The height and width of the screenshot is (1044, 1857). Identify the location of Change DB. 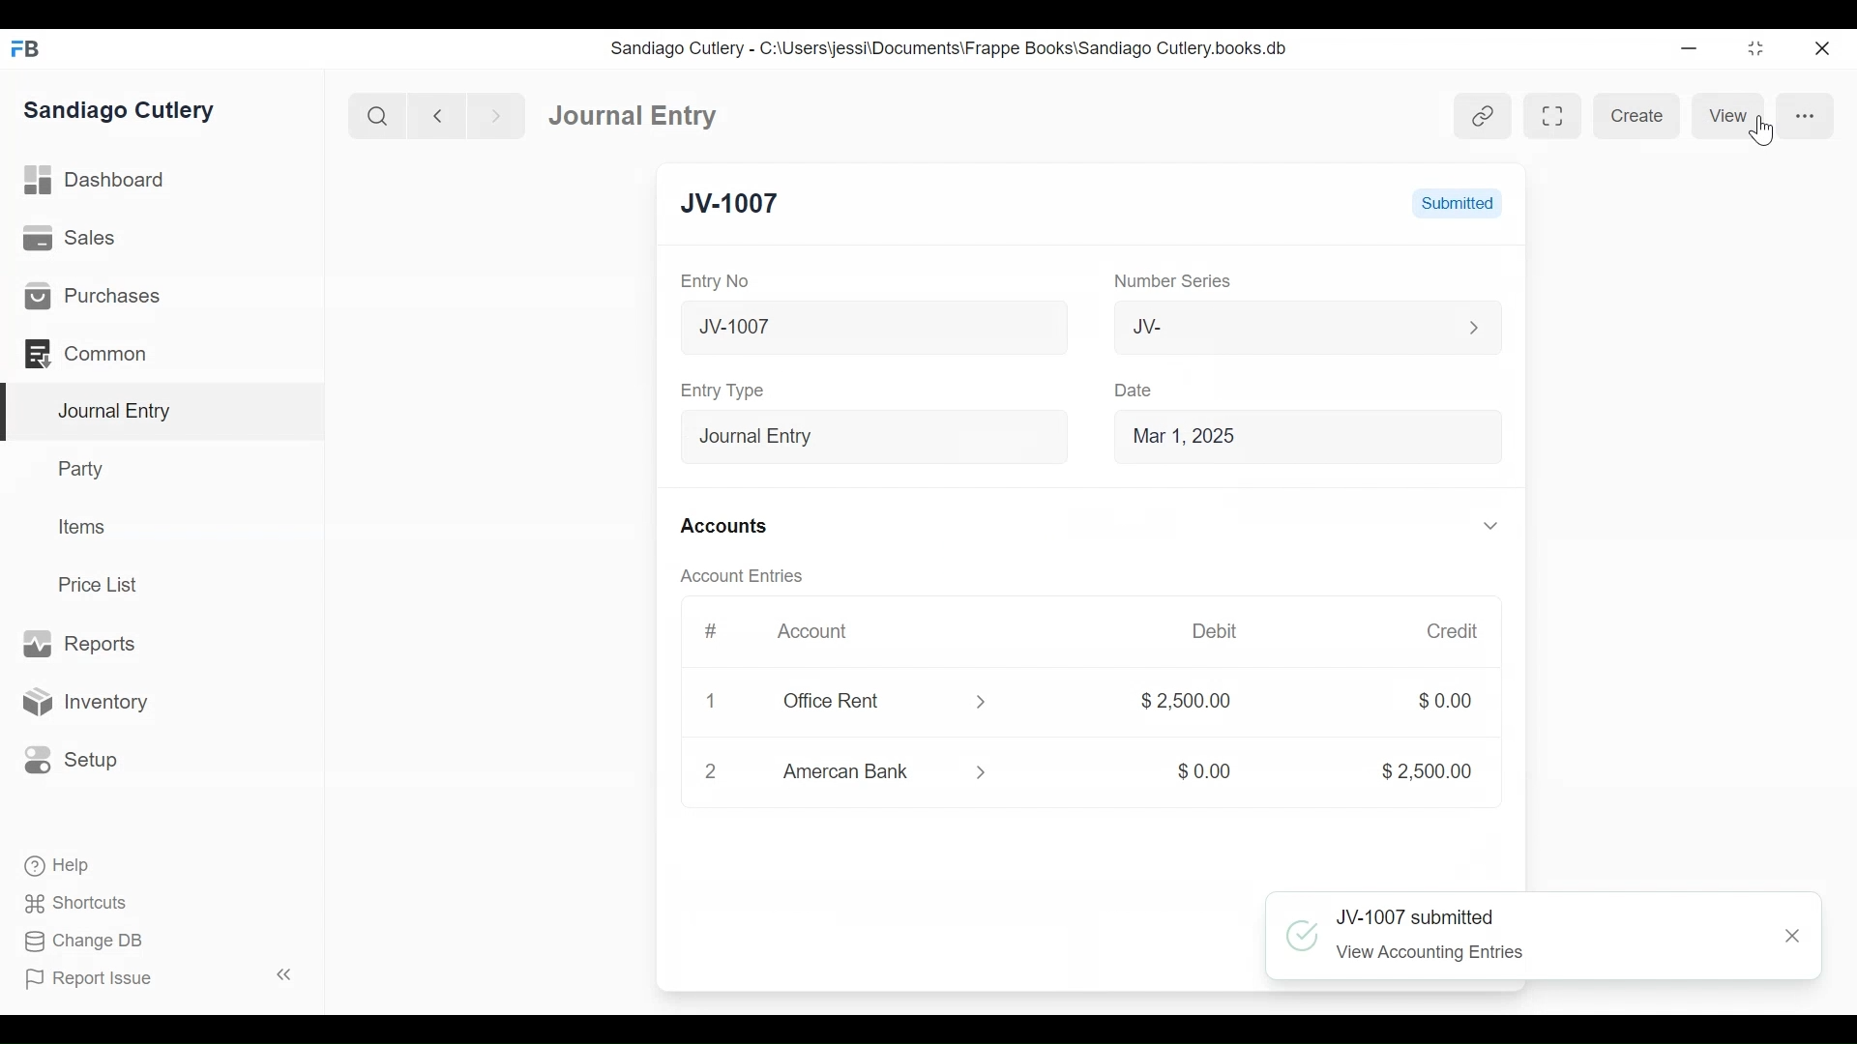
(75, 942).